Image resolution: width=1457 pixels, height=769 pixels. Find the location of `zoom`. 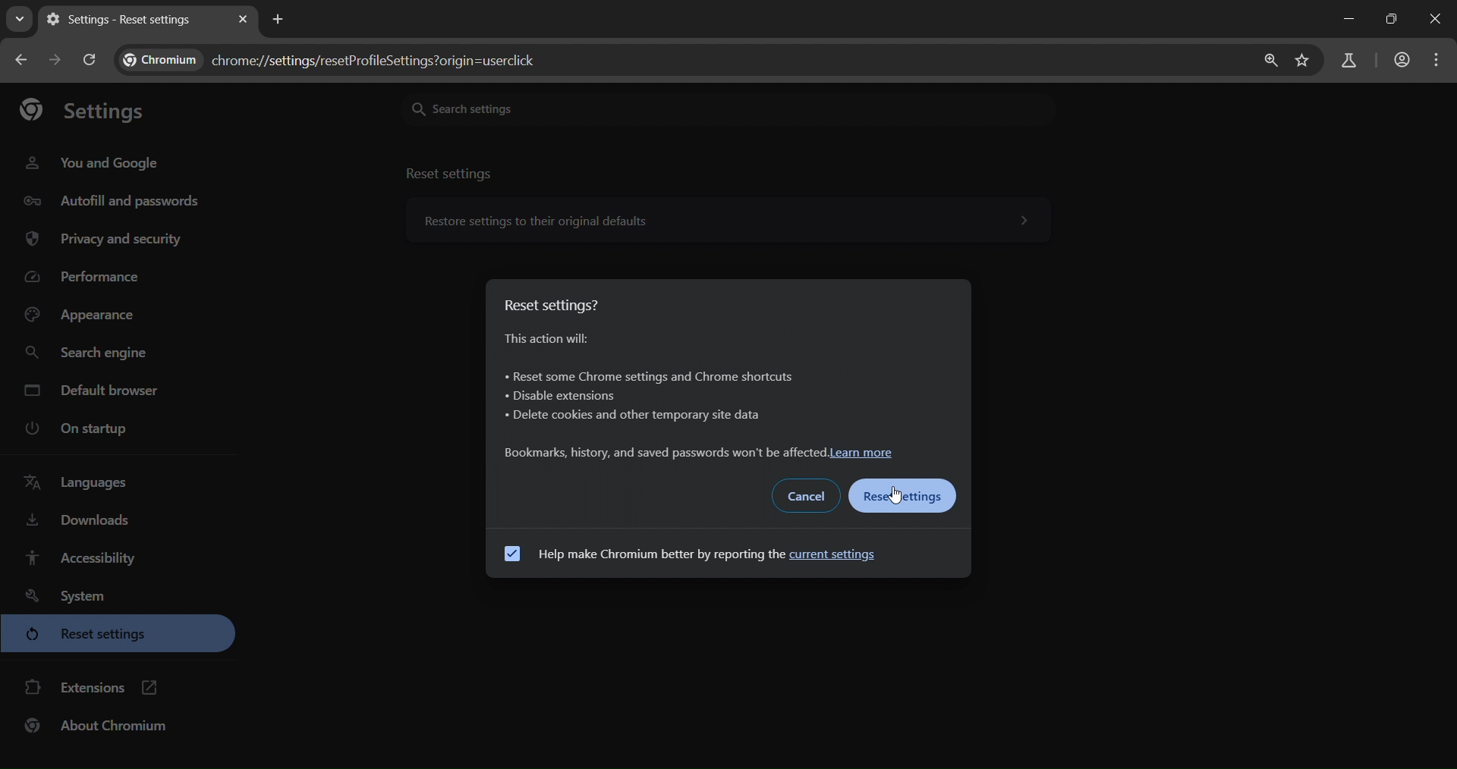

zoom is located at coordinates (1270, 61).